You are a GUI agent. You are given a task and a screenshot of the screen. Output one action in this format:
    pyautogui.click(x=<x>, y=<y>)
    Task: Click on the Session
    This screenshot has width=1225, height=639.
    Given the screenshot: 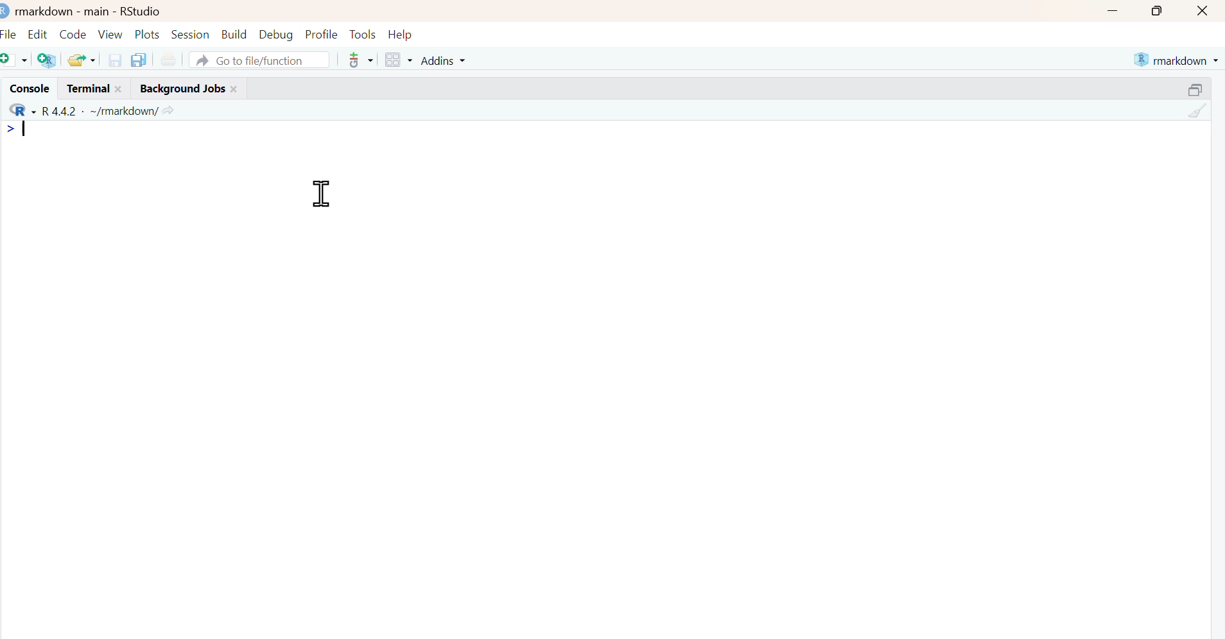 What is the action you would take?
    pyautogui.click(x=191, y=33)
    